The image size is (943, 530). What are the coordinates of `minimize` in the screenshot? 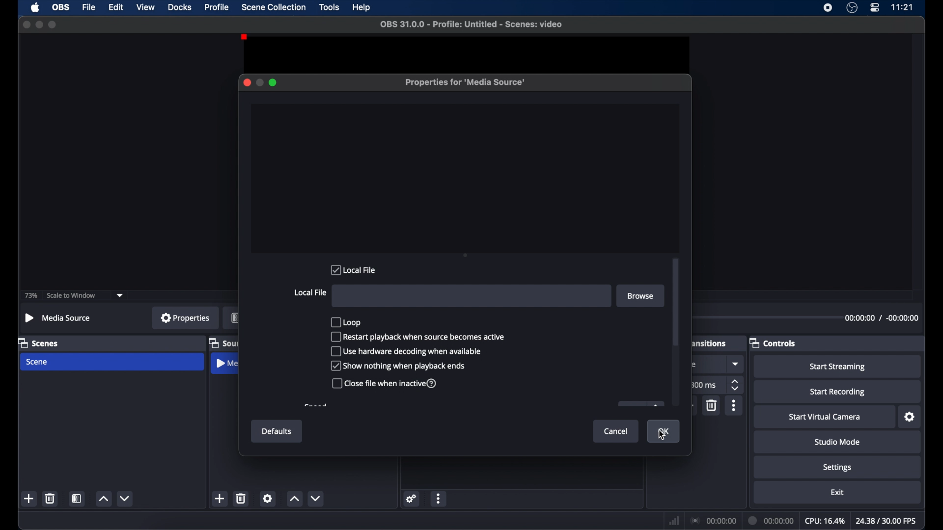 It's located at (39, 25).